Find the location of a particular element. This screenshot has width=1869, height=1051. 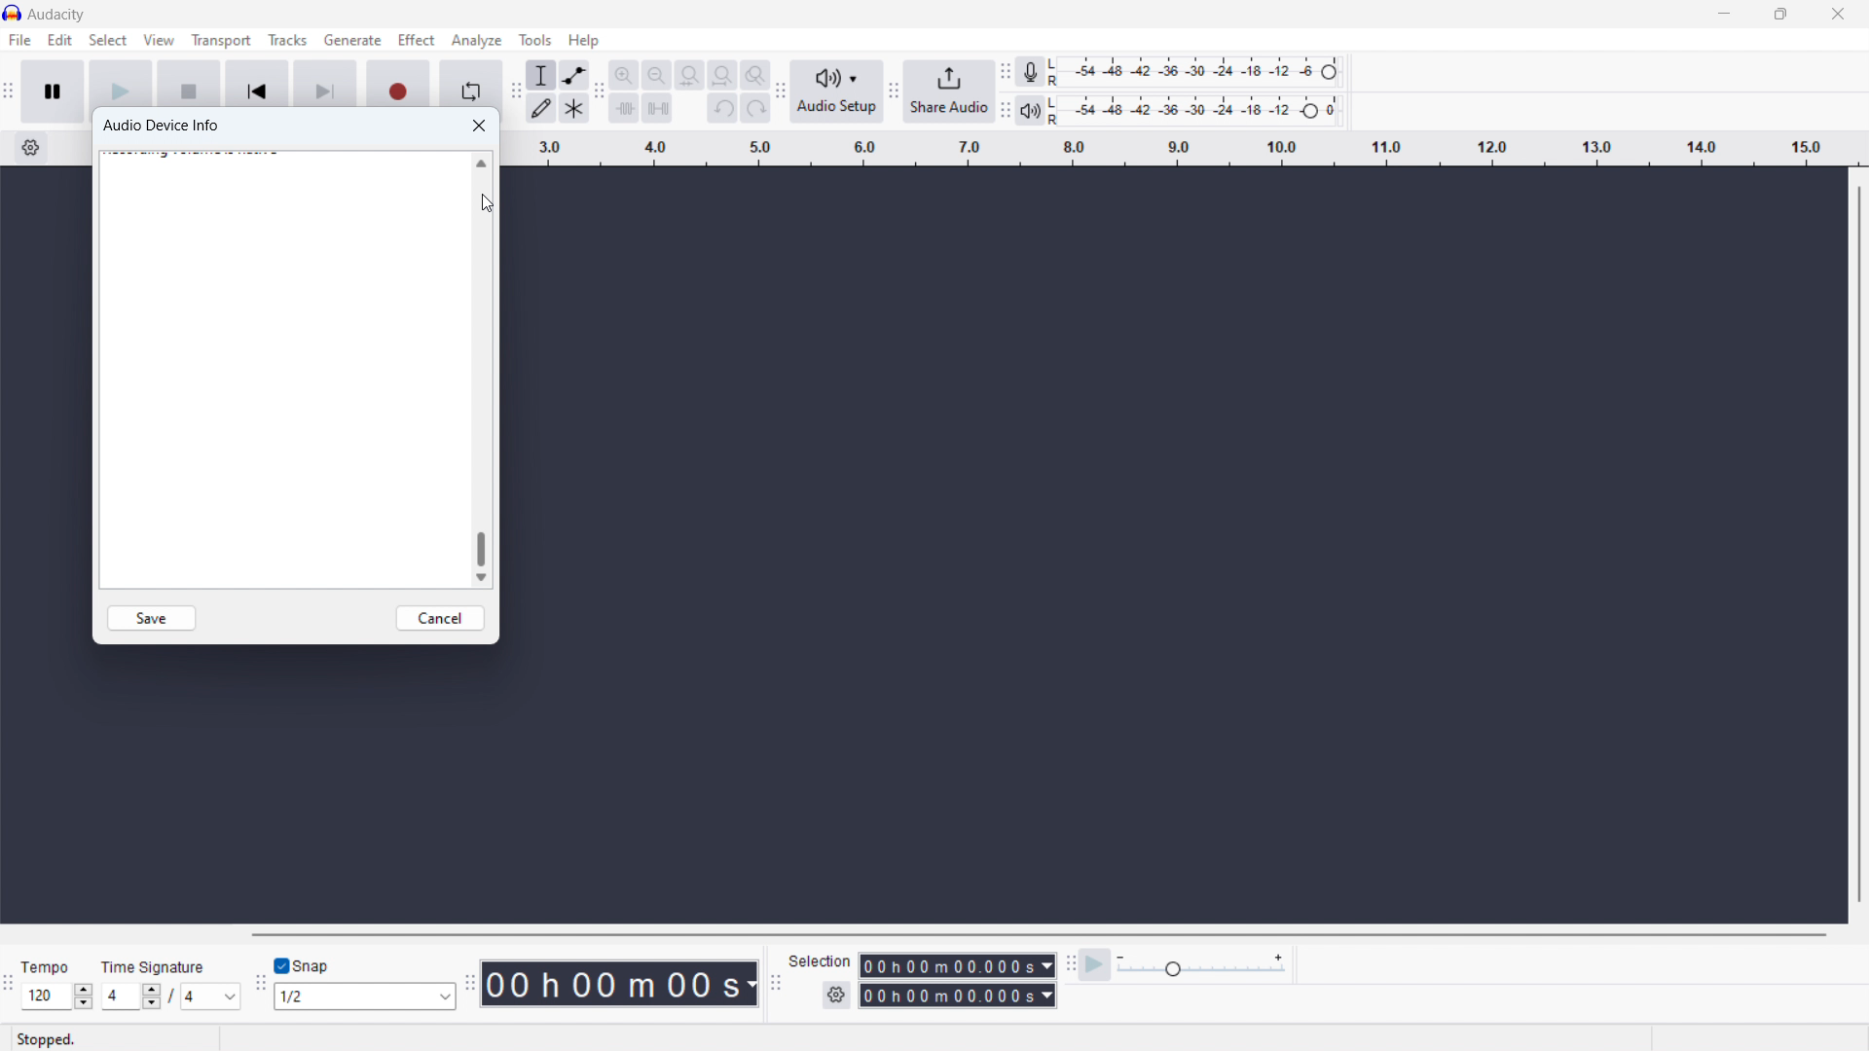

Tempo is located at coordinates (46, 966).